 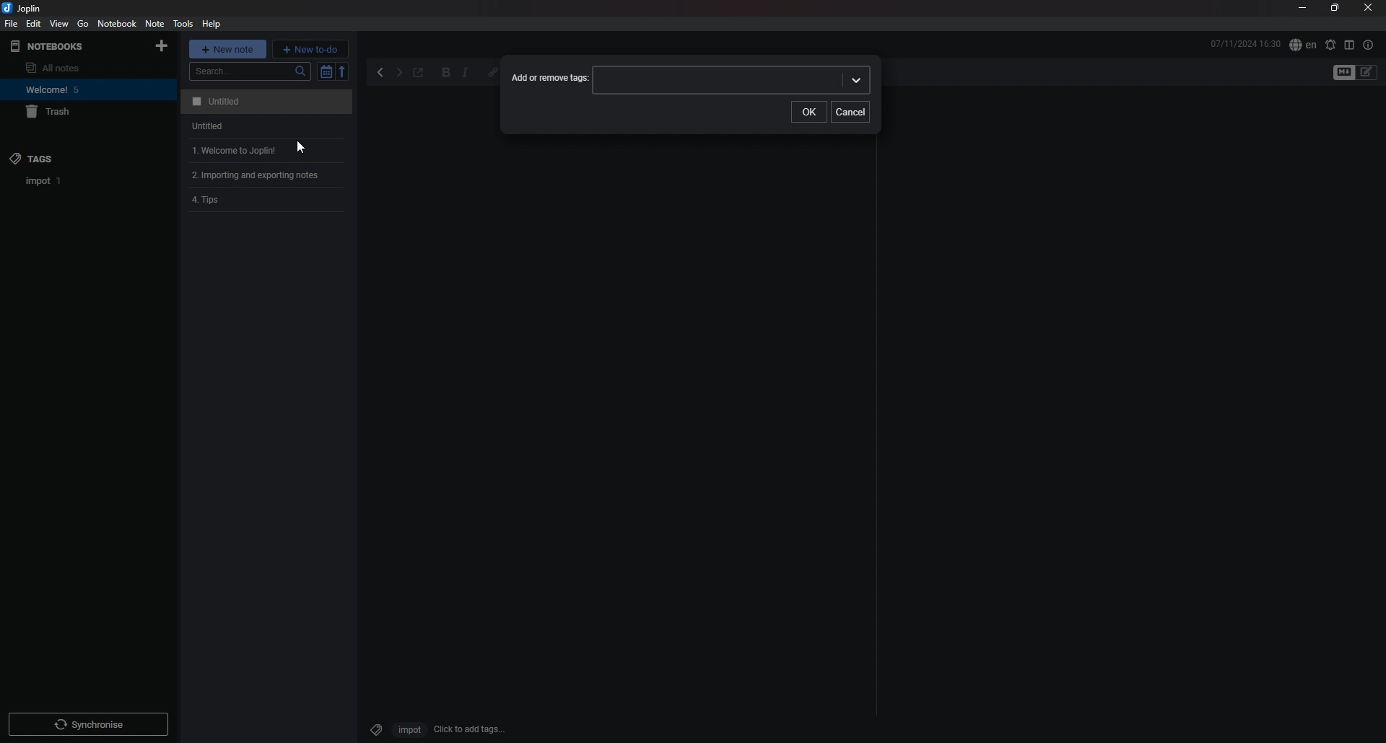 I want to click on tag, so click(x=44, y=181).